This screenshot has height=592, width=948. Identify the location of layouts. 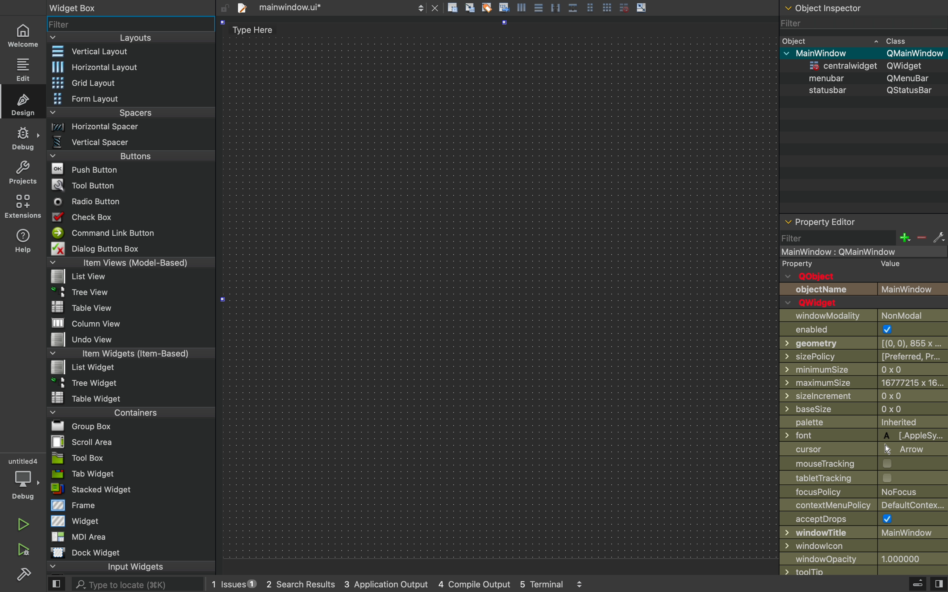
(130, 38).